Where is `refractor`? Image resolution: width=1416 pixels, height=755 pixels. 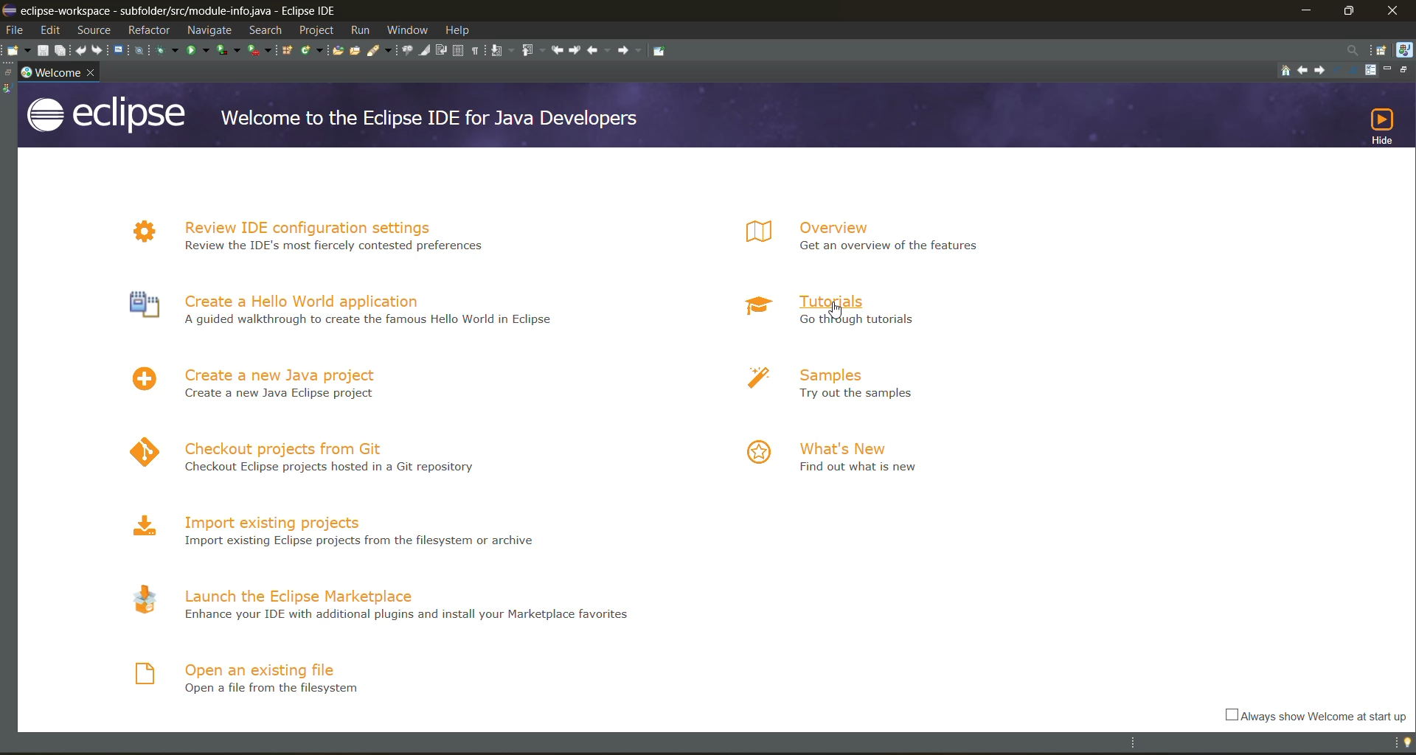
refractor is located at coordinates (149, 32).